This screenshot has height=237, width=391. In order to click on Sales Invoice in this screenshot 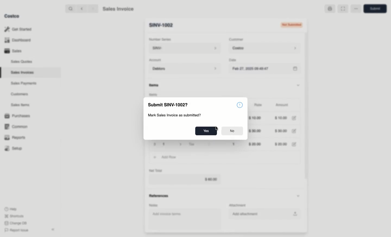, I will do `click(118, 9)`.